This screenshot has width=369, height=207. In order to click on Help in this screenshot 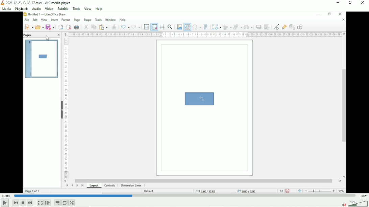, I will do `click(100, 9)`.